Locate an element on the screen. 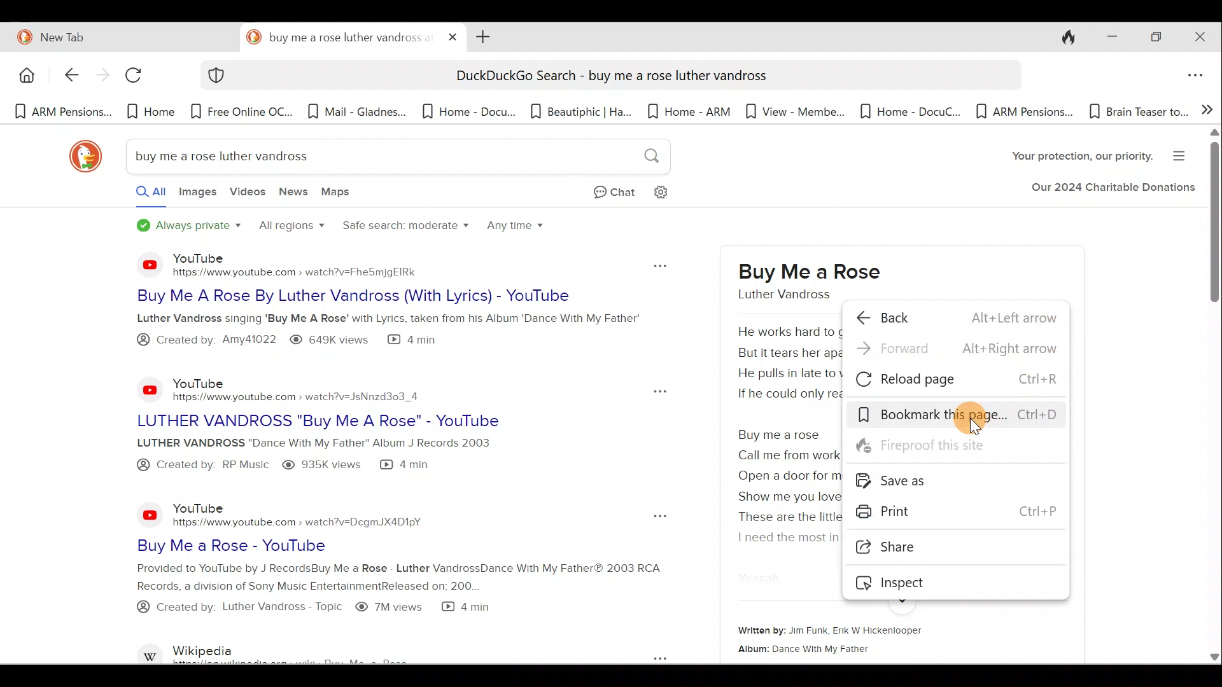 This screenshot has height=687, width=1222. New Tab is located at coordinates (117, 35).